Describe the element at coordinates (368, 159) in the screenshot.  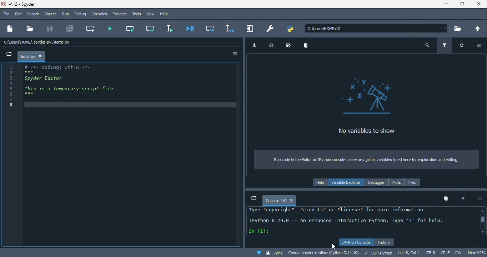
I see `run code in the editor` at that location.